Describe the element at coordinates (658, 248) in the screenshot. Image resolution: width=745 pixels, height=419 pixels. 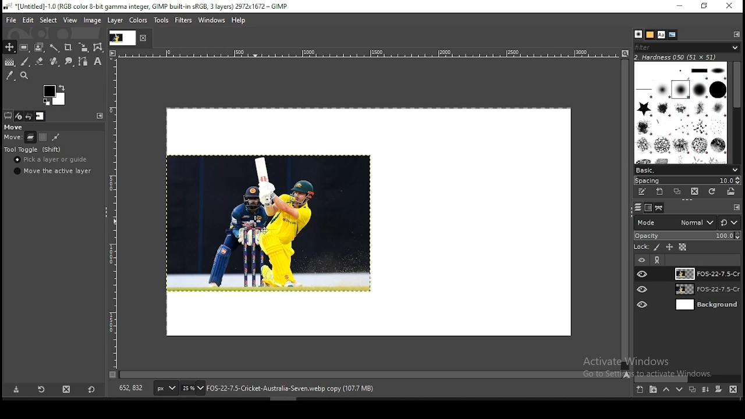
I see `lock pixels` at that location.